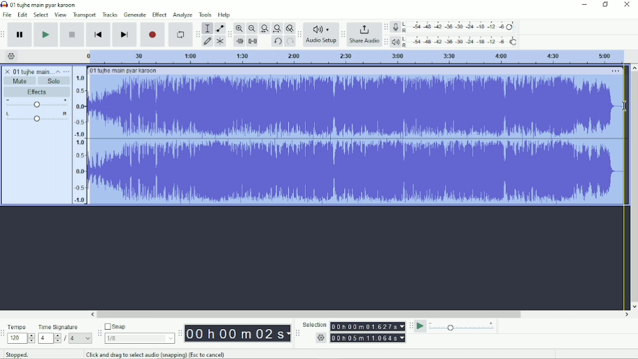 The image size is (638, 359). Describe the element at coordinates (50, 339) in the screenshot. I see `4` at that location.